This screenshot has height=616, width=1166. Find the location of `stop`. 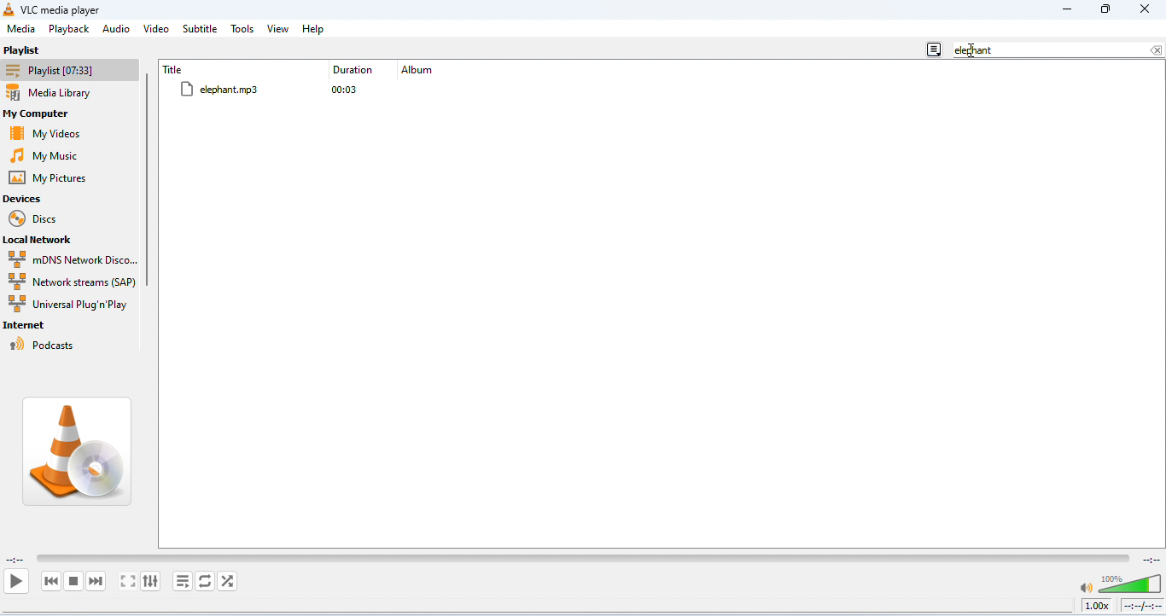

stop is located at coordinates (73, 581).